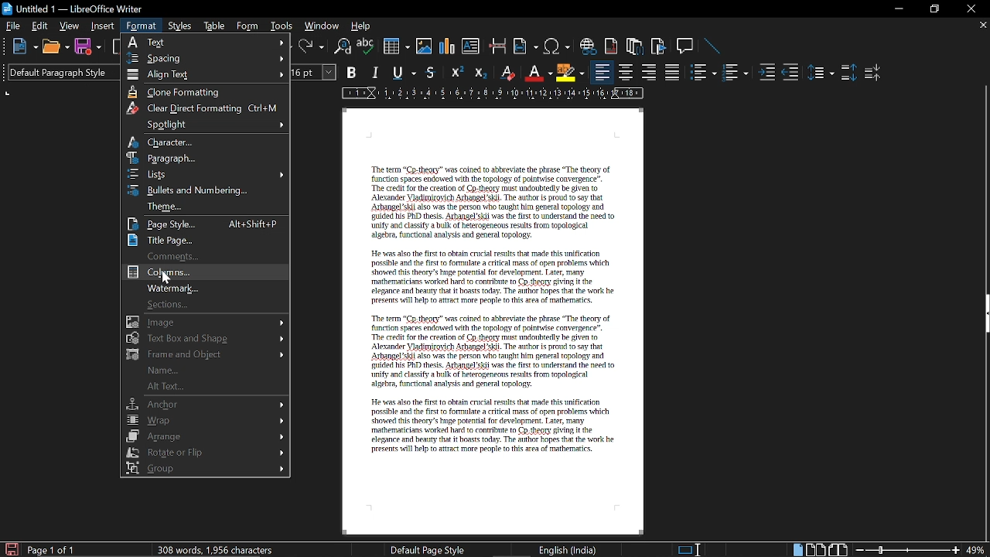 The width and height of the screenshot is (990, 557). Describe the element at coordinates (848, 72) in the screenshot. I see `Increase paragraph spacing` at that location.